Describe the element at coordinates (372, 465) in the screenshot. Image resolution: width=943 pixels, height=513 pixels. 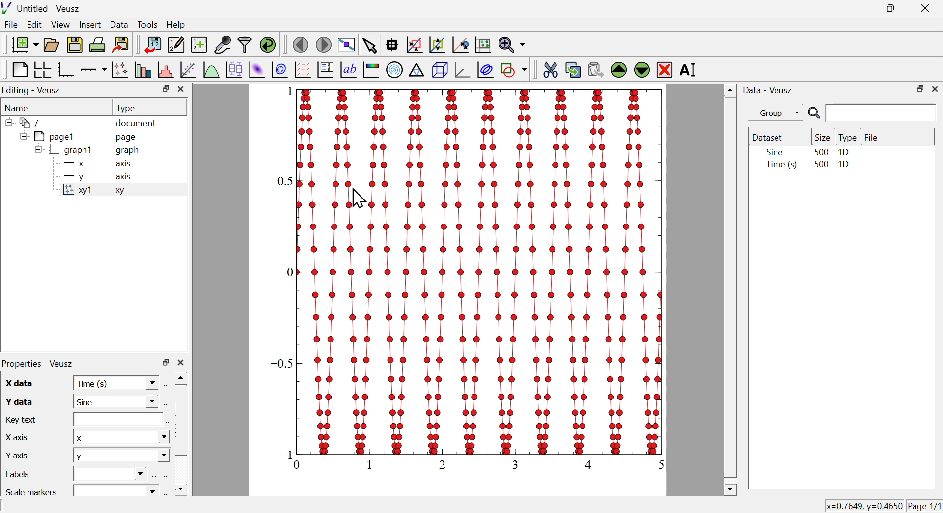
I see `1` at that location.